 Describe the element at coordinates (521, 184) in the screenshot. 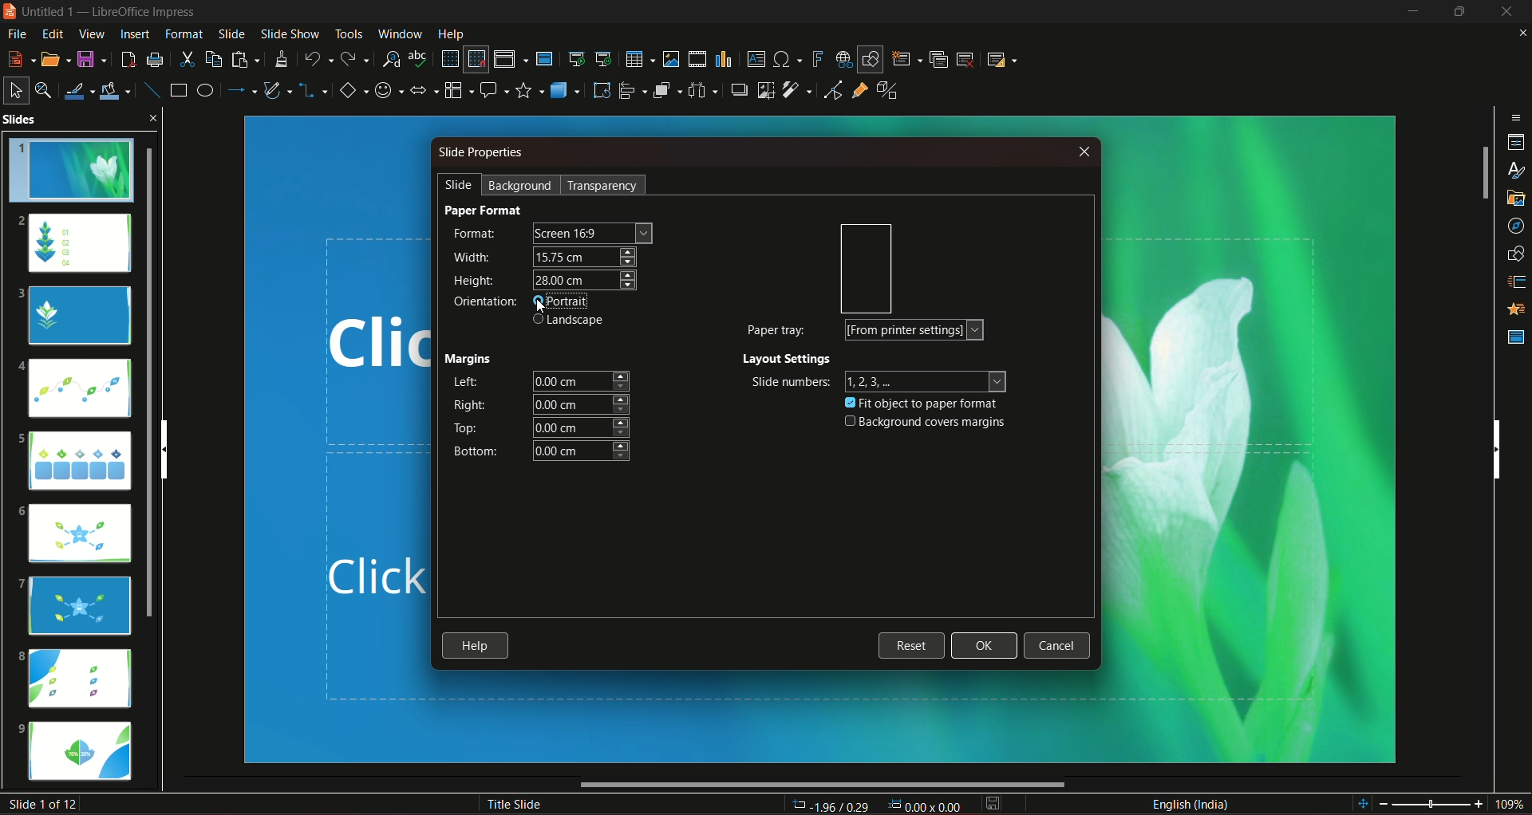

I see `background` at that location.